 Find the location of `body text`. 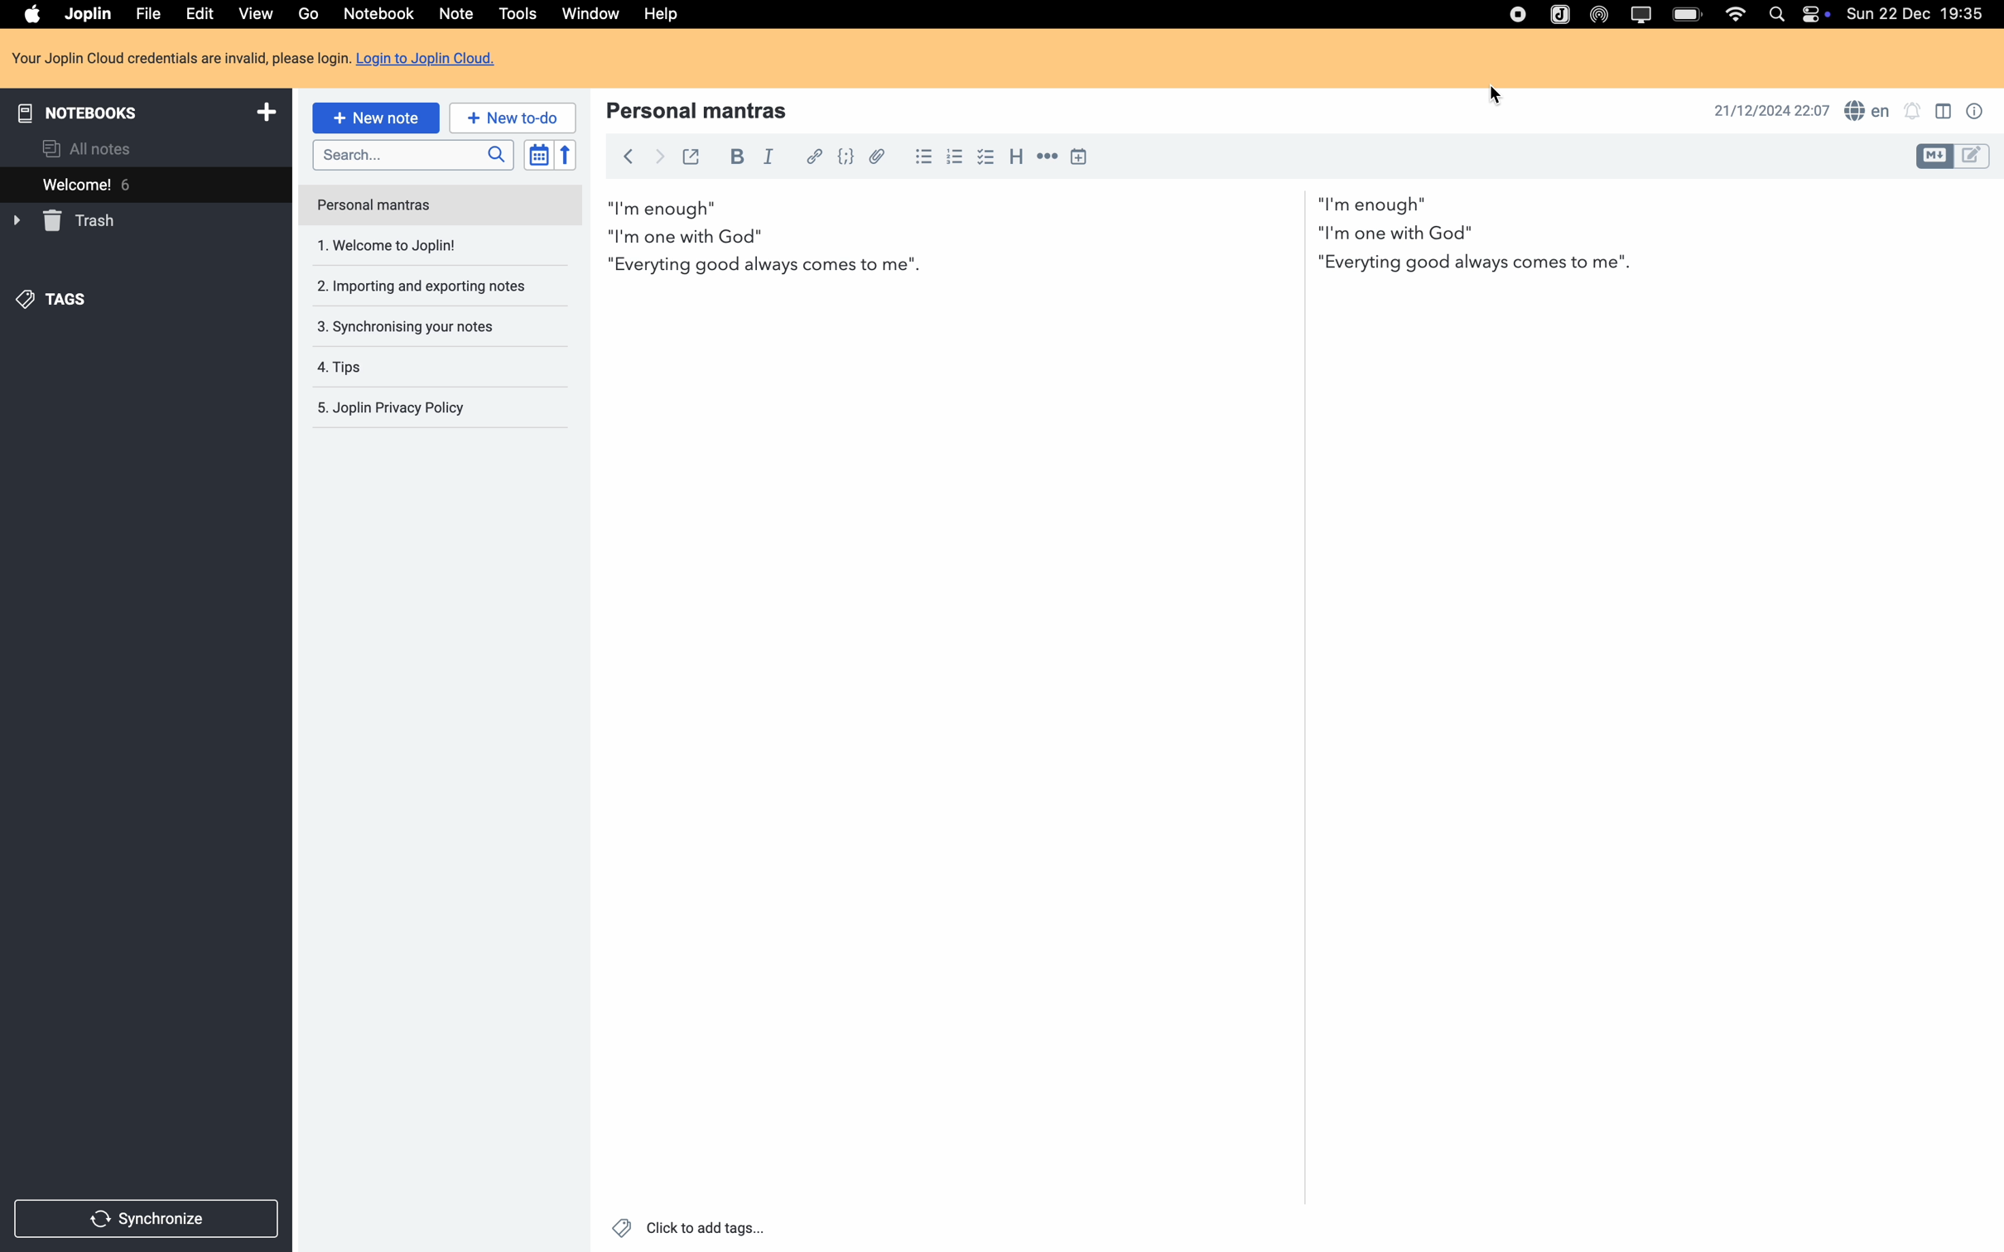

body text is located at coordinates (1122, 233).